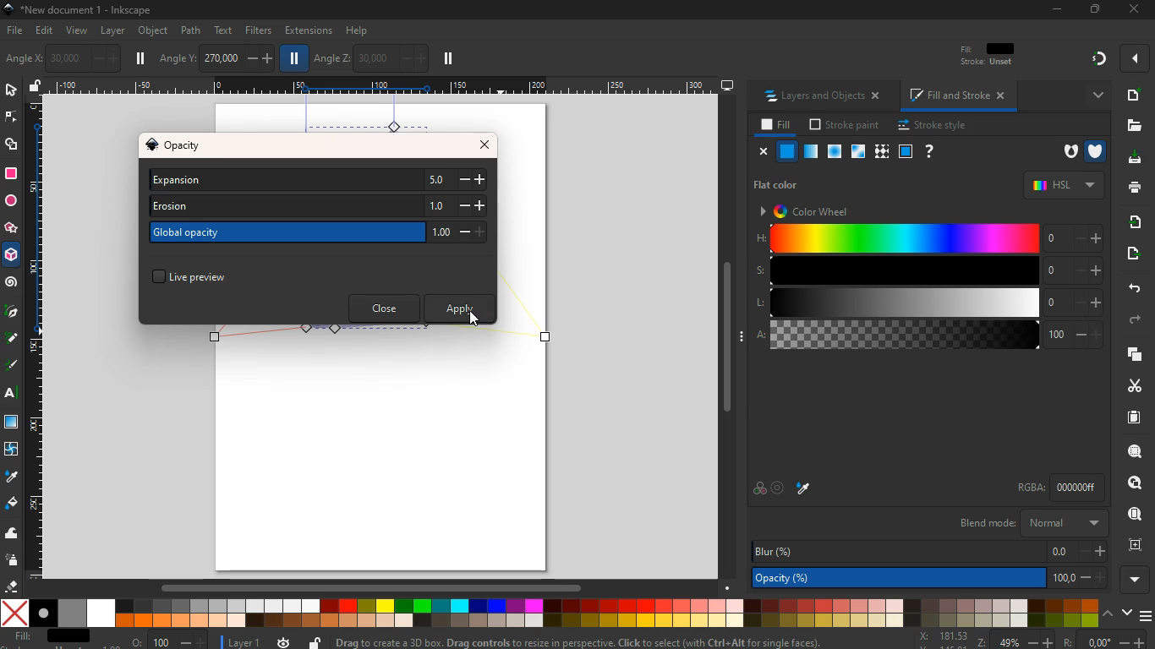  I want to click on down, so click(1126, 614).